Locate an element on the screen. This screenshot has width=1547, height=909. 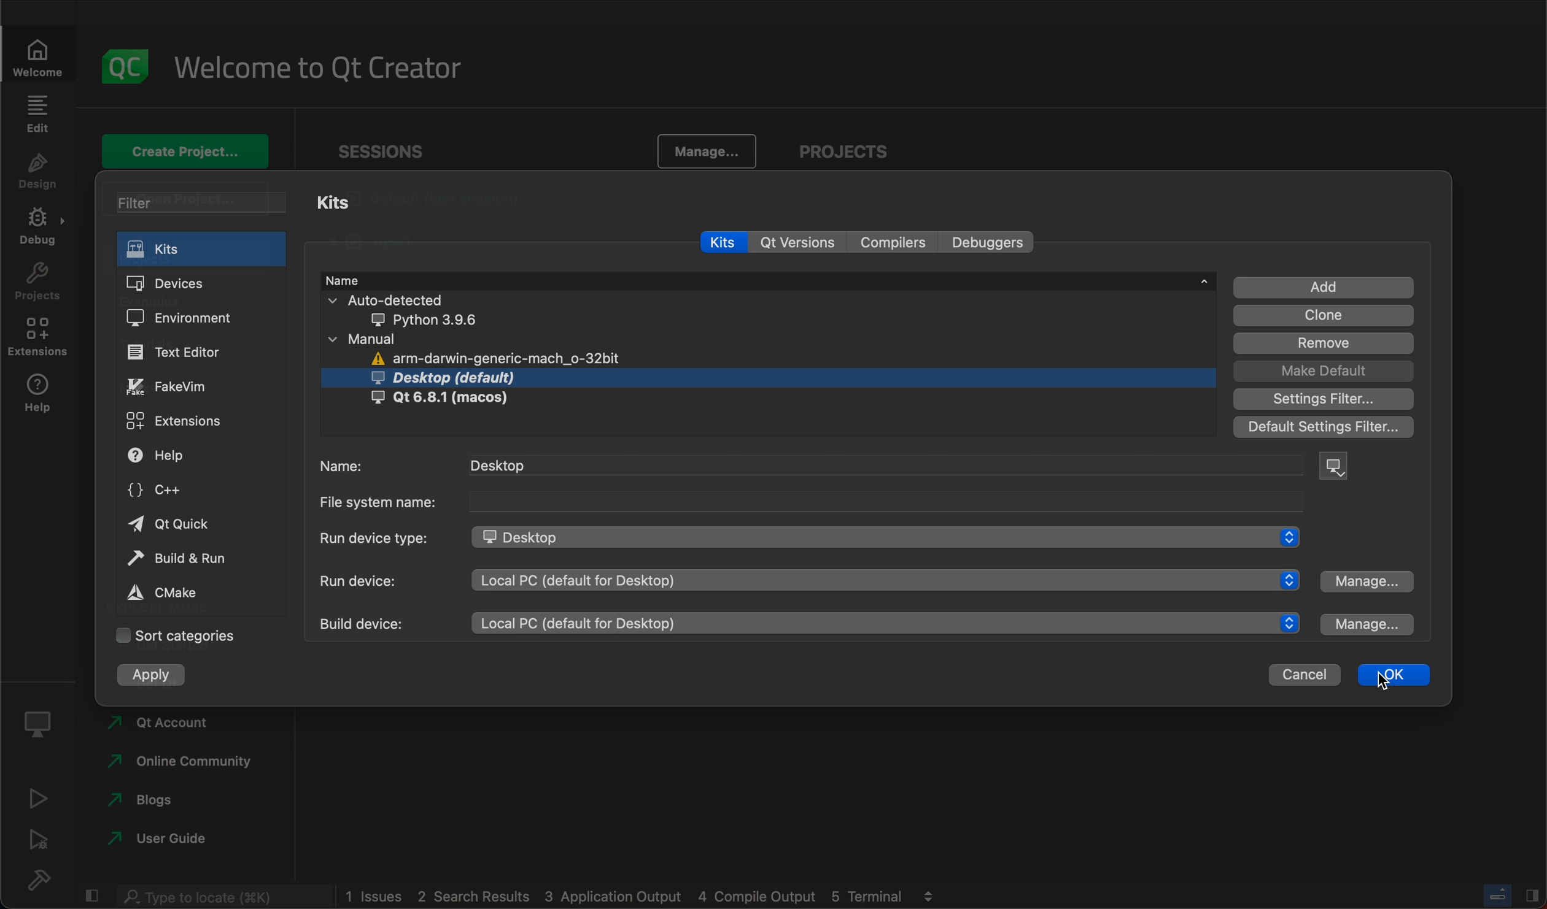
python 3.9.6 is located at coordinates (457, 321).